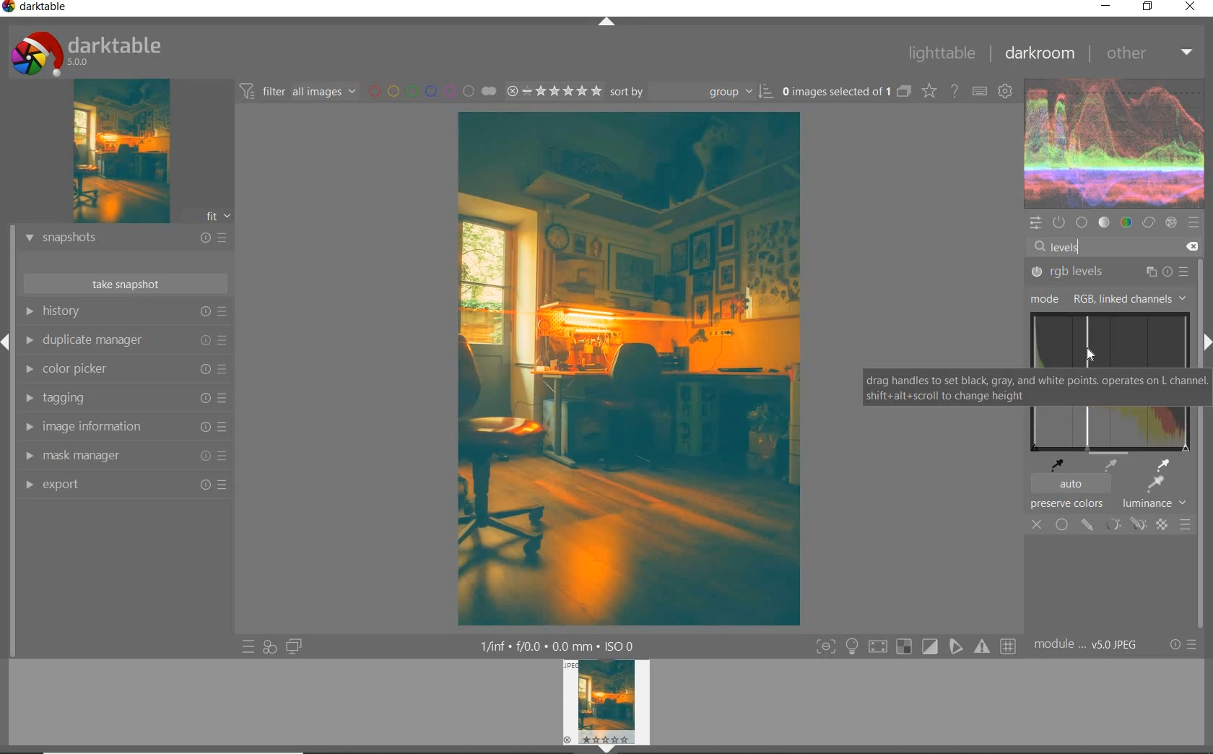 The width and height of the screenshot is (1213, 754). I want to click on other, so click(1149, 53).